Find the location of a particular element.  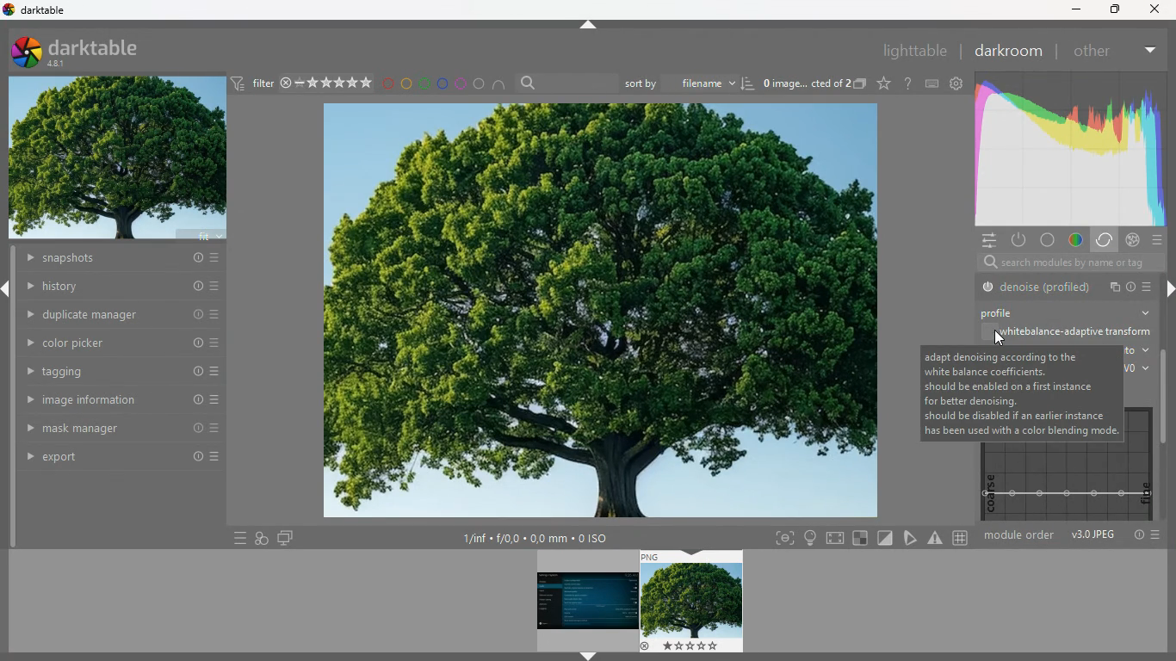

image is located at coordinates (121, 159).